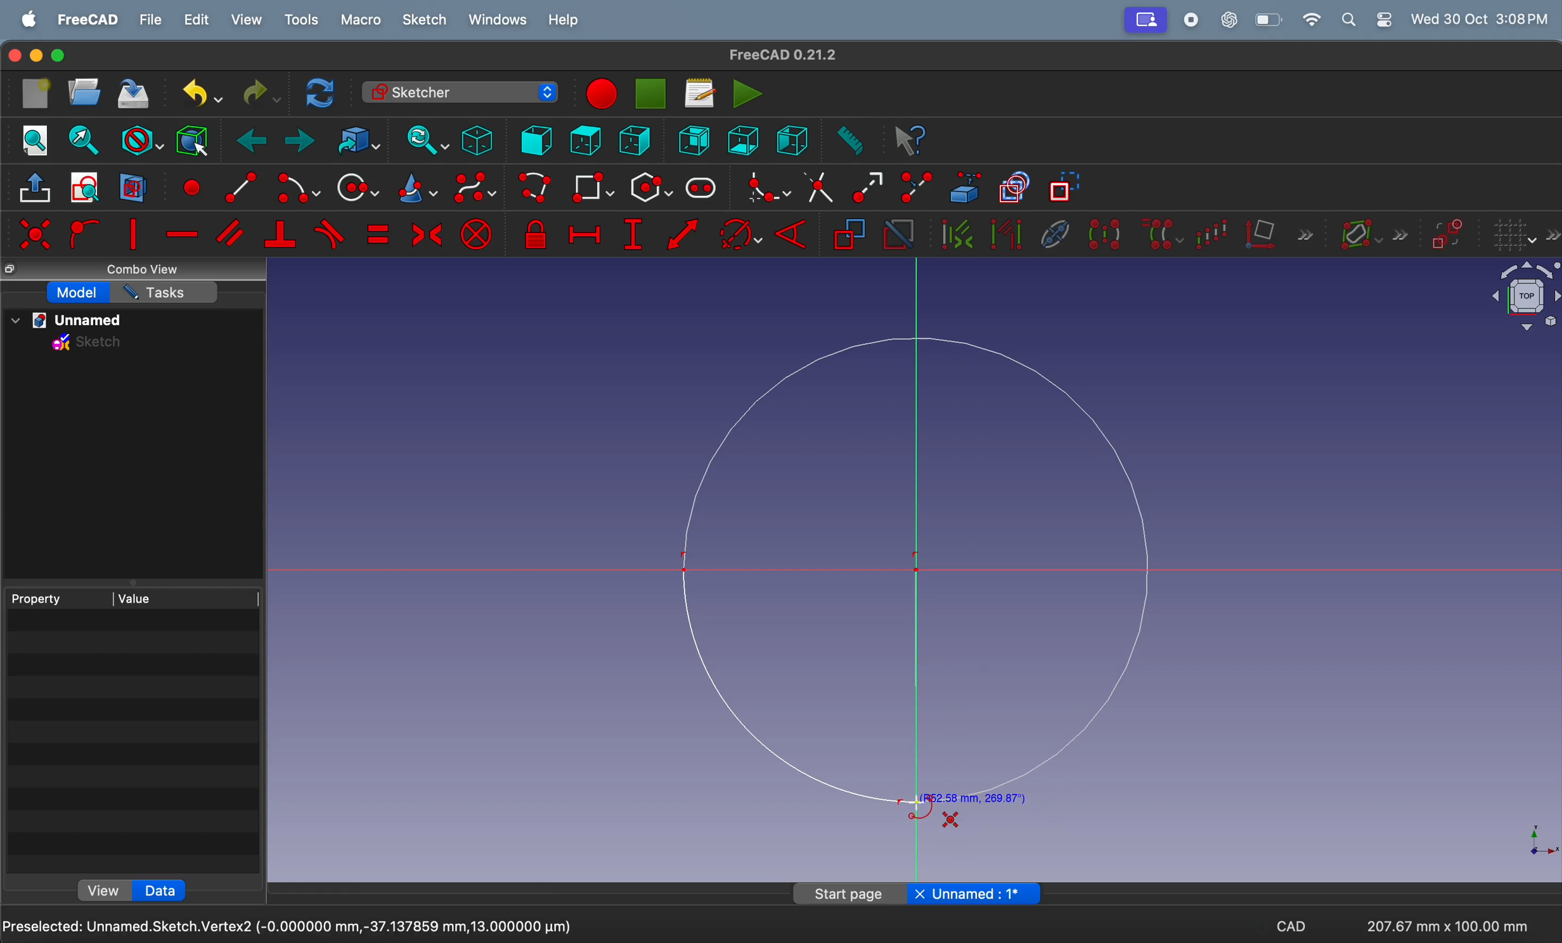 The height and width of the screenshot is (943, 1562). I want to click on bounding box, so click(191, 139).